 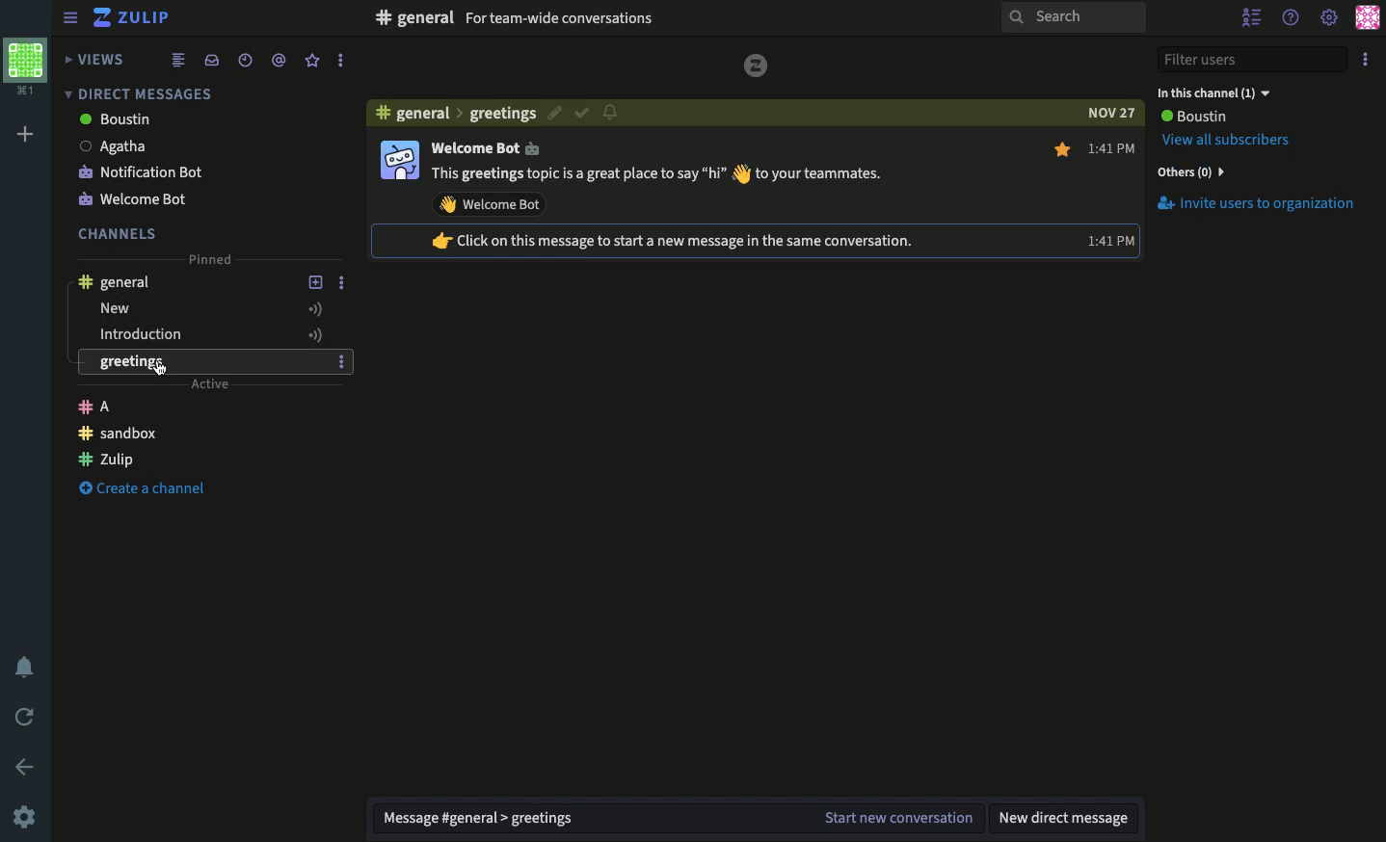 What do you see at coordinates (279, 59) in the screenshot?
I see `Tag` at bounding box center [279, 59].